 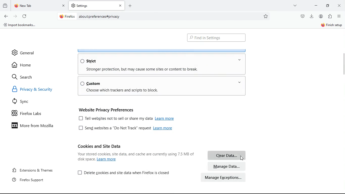 I want to click on strict, so click(x=89, y=61).